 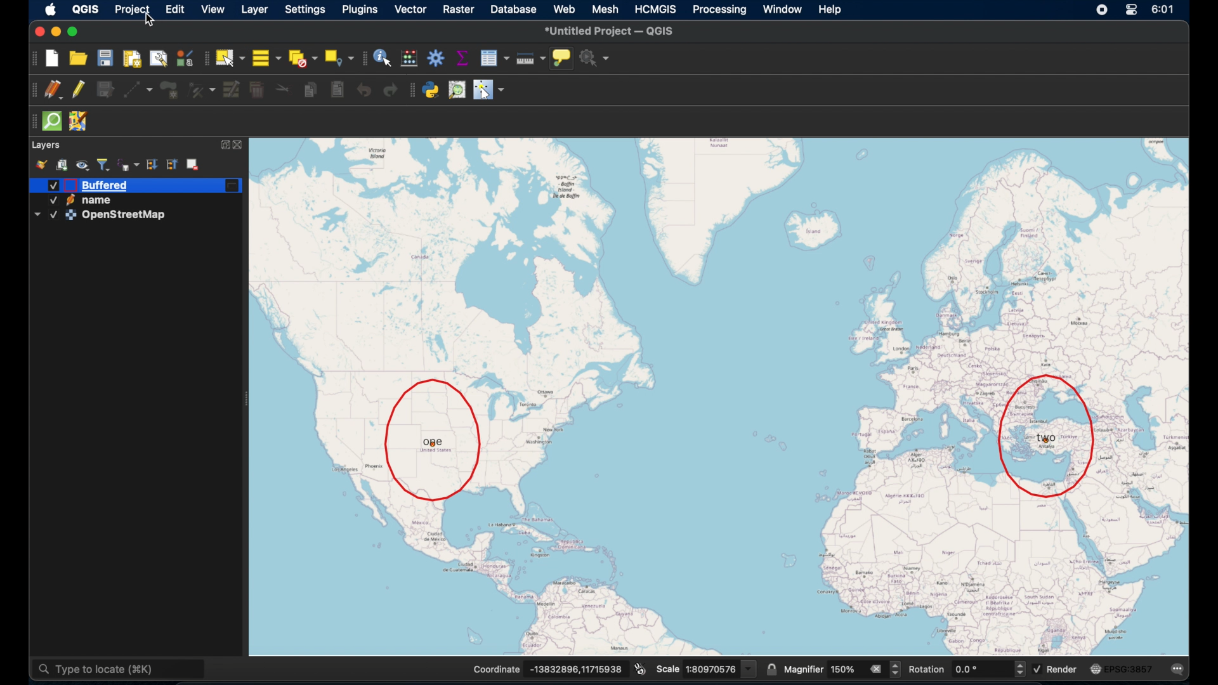 What do you see at coordinates (337, 90) in the screenshot?
I see `paste features` at bounding box center [337, 90].